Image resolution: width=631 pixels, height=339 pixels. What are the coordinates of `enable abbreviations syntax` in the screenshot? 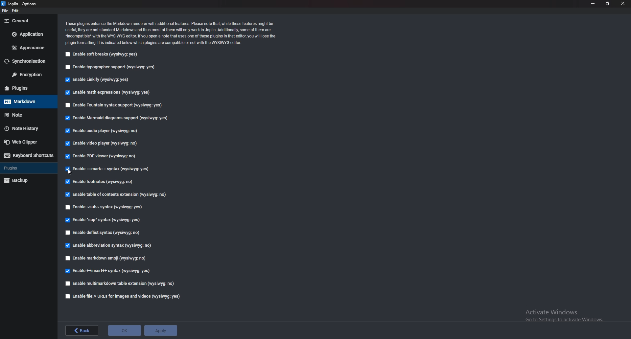 It's located at (108, 245).